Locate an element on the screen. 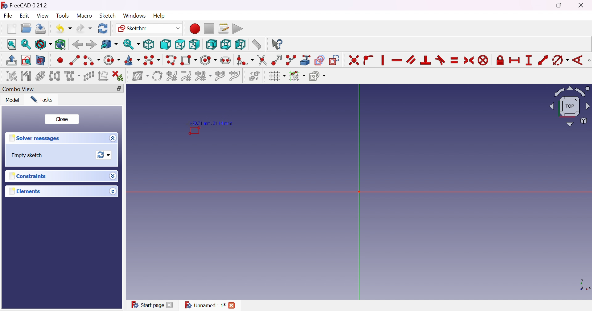 This screenshot has height=311, width=592. Split edge is located at coordinates (290, 60).